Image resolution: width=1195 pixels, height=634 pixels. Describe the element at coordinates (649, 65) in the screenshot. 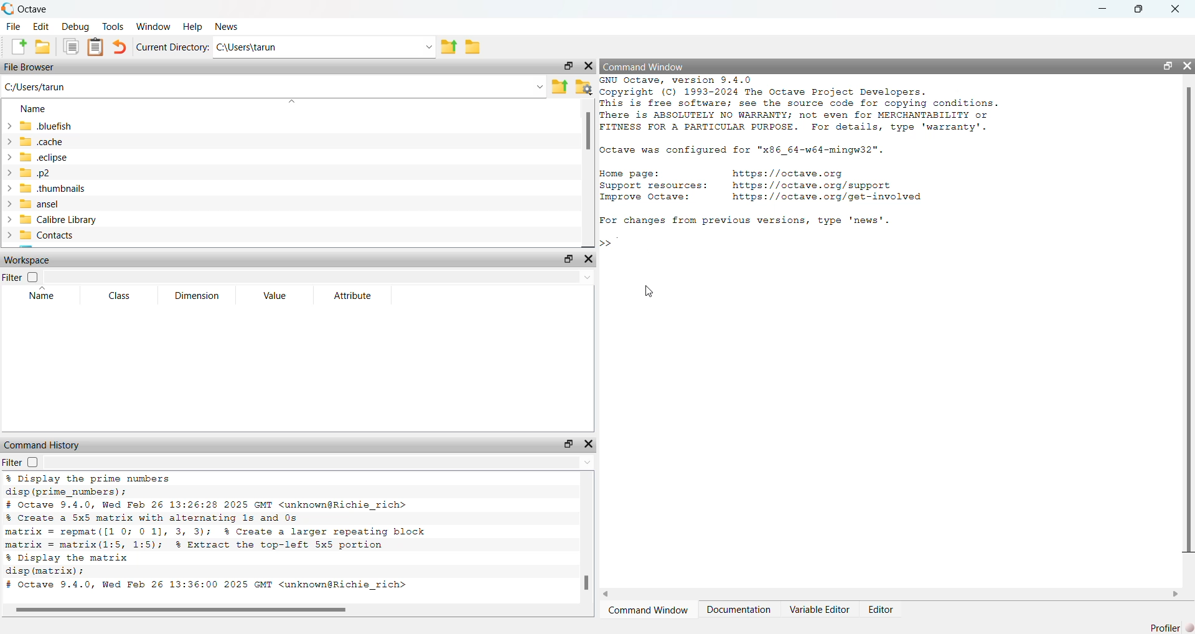

I see `command window` at that location.